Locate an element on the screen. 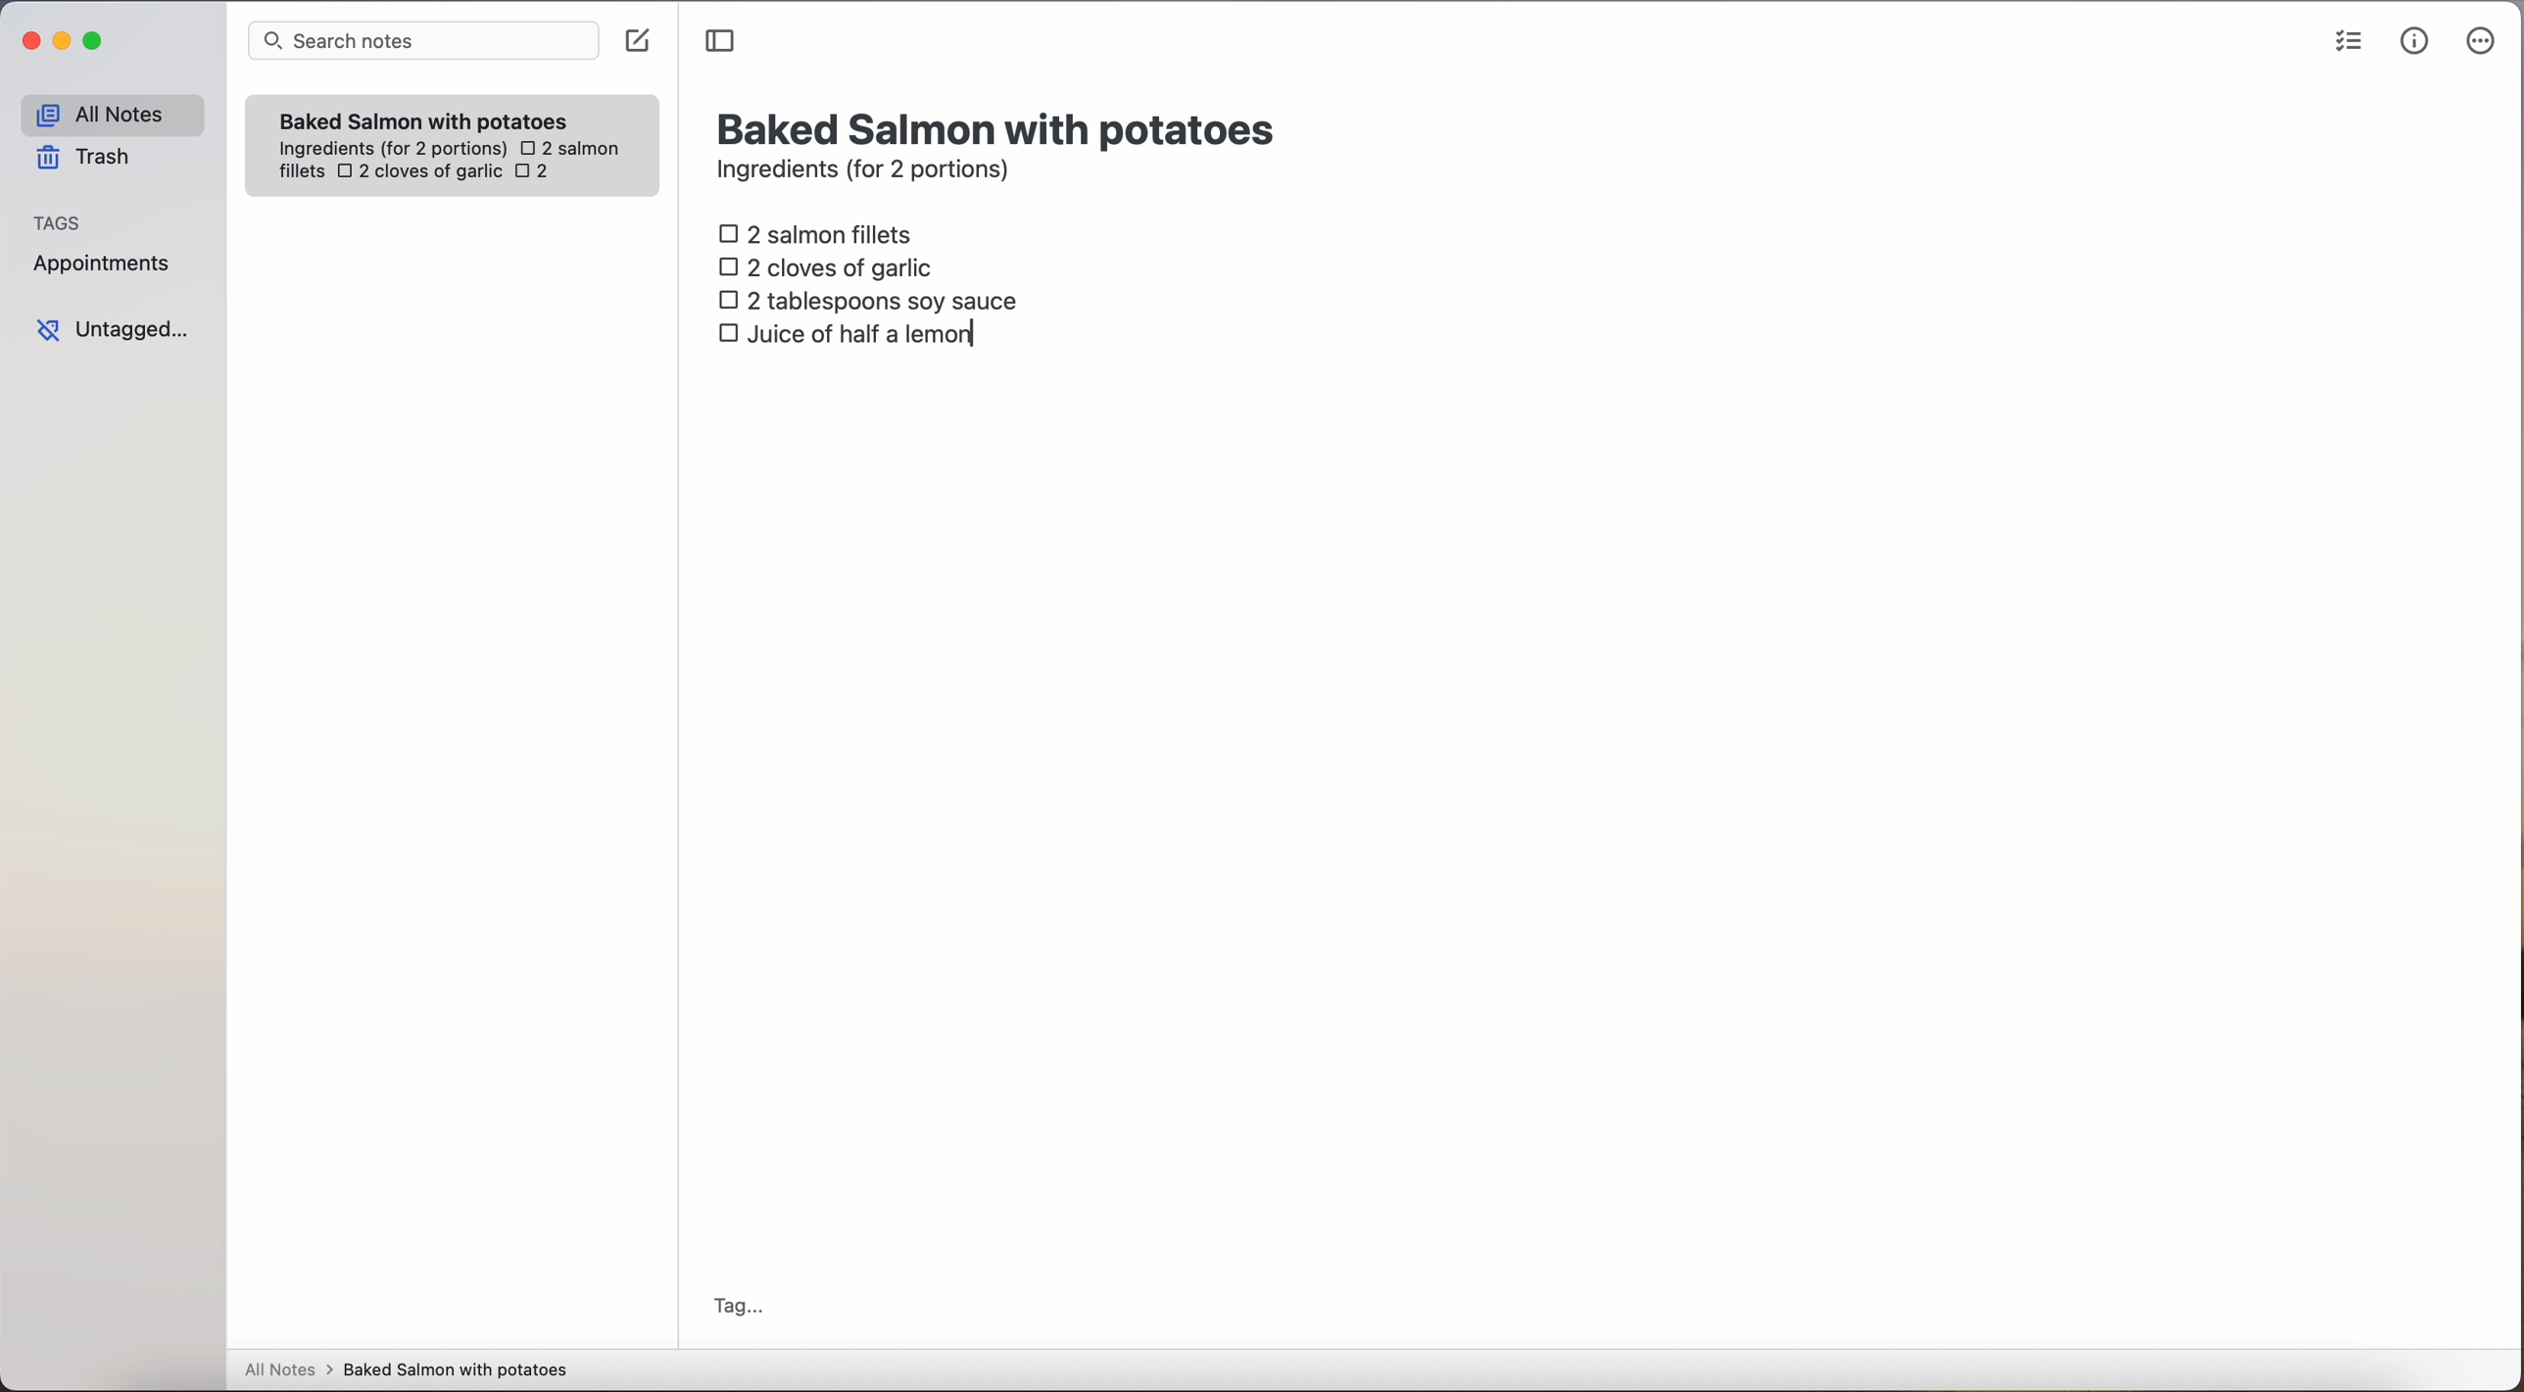 The image size is (2524, 1392). 2  is located at coordinates (538, 173).